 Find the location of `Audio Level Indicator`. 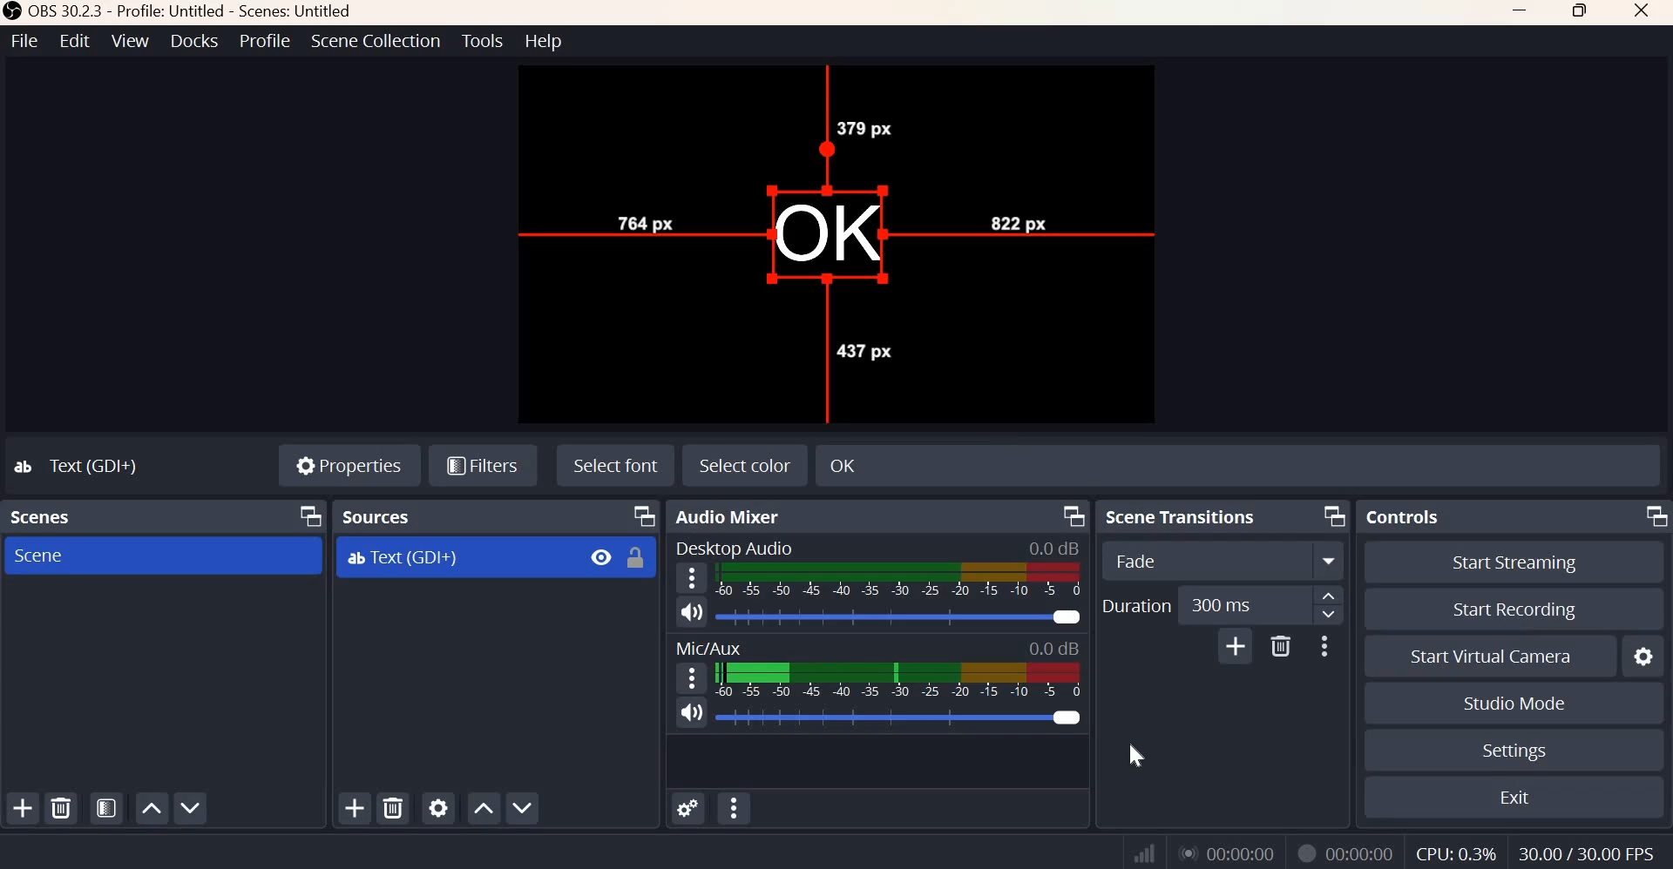

Audio Level Indicator is located at coordinates (1052, 548).